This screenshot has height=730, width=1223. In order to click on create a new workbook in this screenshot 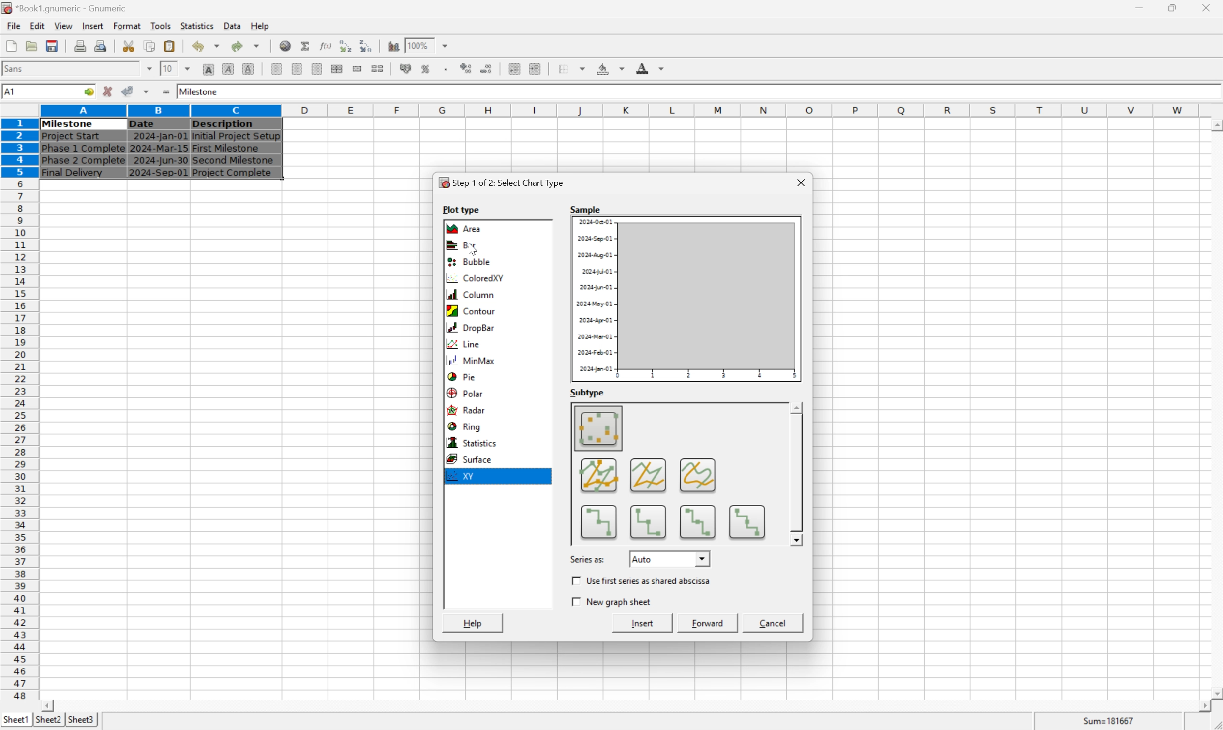, I will do `click(10, 47)`.